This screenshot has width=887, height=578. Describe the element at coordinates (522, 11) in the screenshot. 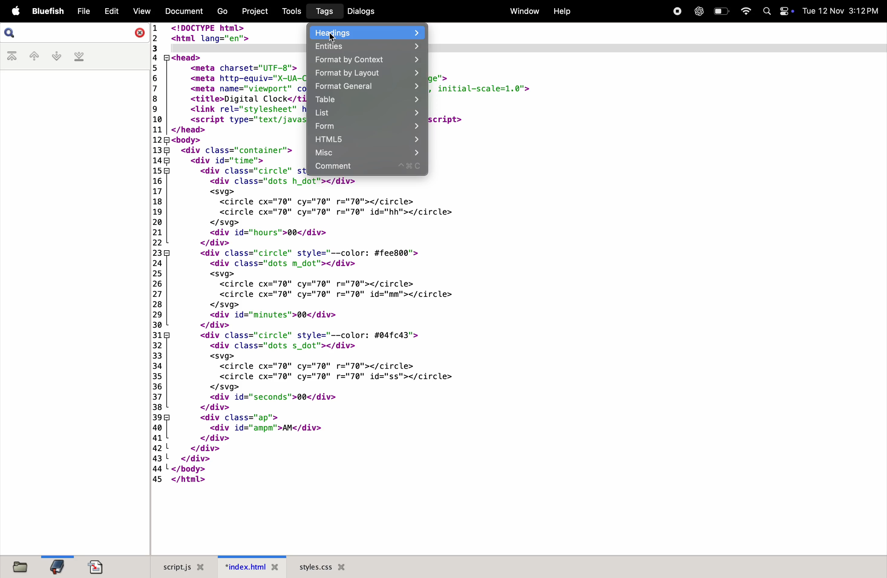

I see `window` at that location.